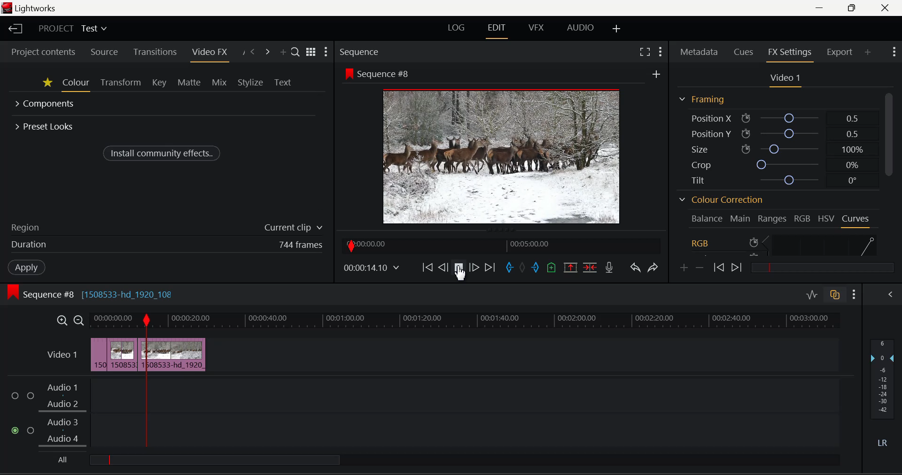 This screenshot has width=902, height=475. I want to click on Transform, so click(119, 84).